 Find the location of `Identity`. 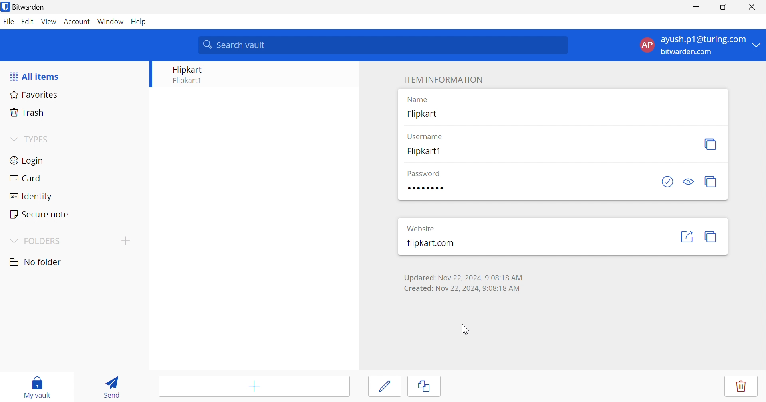

Identity is located at coordinates (32, 197).